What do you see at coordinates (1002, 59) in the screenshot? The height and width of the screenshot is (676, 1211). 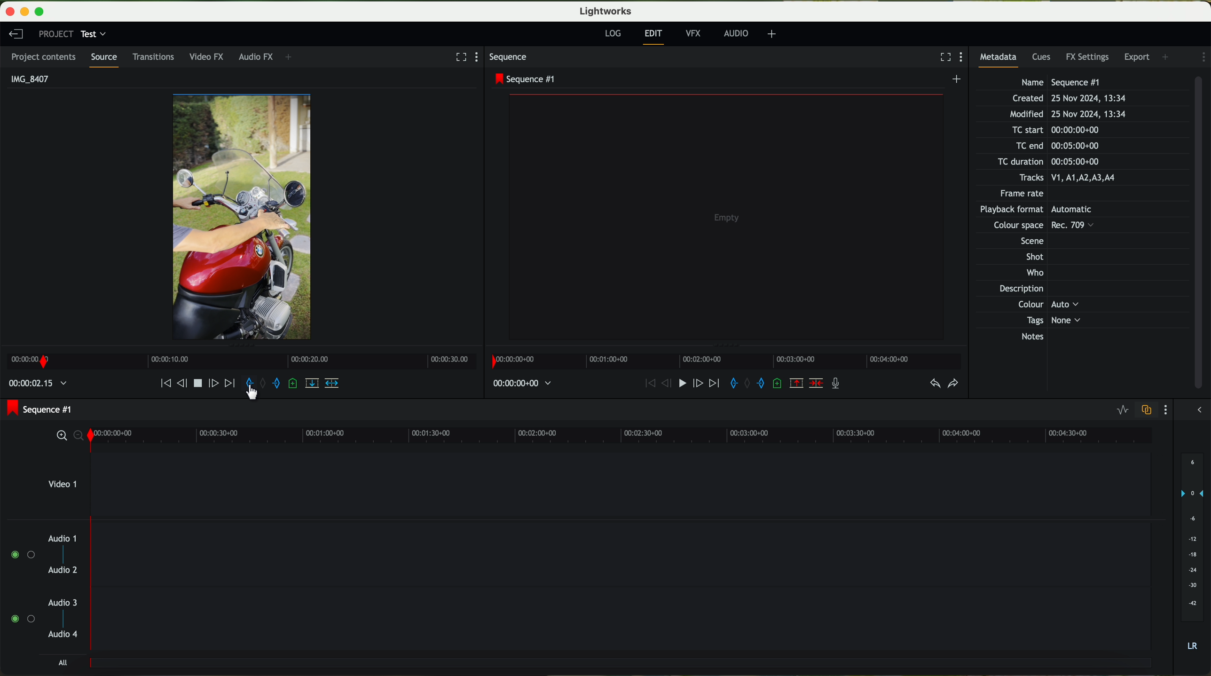 I see `metadata` at bounding box center [1002, 59].